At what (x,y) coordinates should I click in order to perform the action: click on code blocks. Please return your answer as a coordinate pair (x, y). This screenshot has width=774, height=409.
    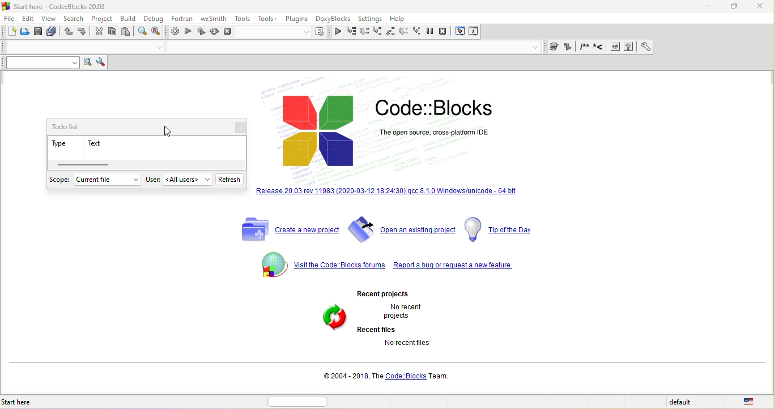
    Looking at the image, I should click on (437, 108).